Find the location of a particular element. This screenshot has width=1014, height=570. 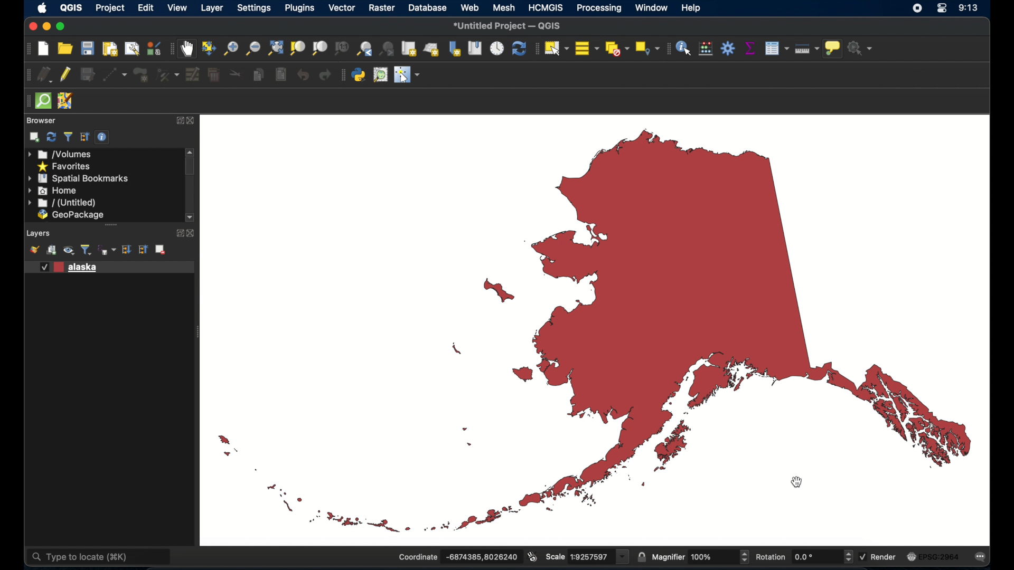

new 3d map view is located at coordinates (432, 50).